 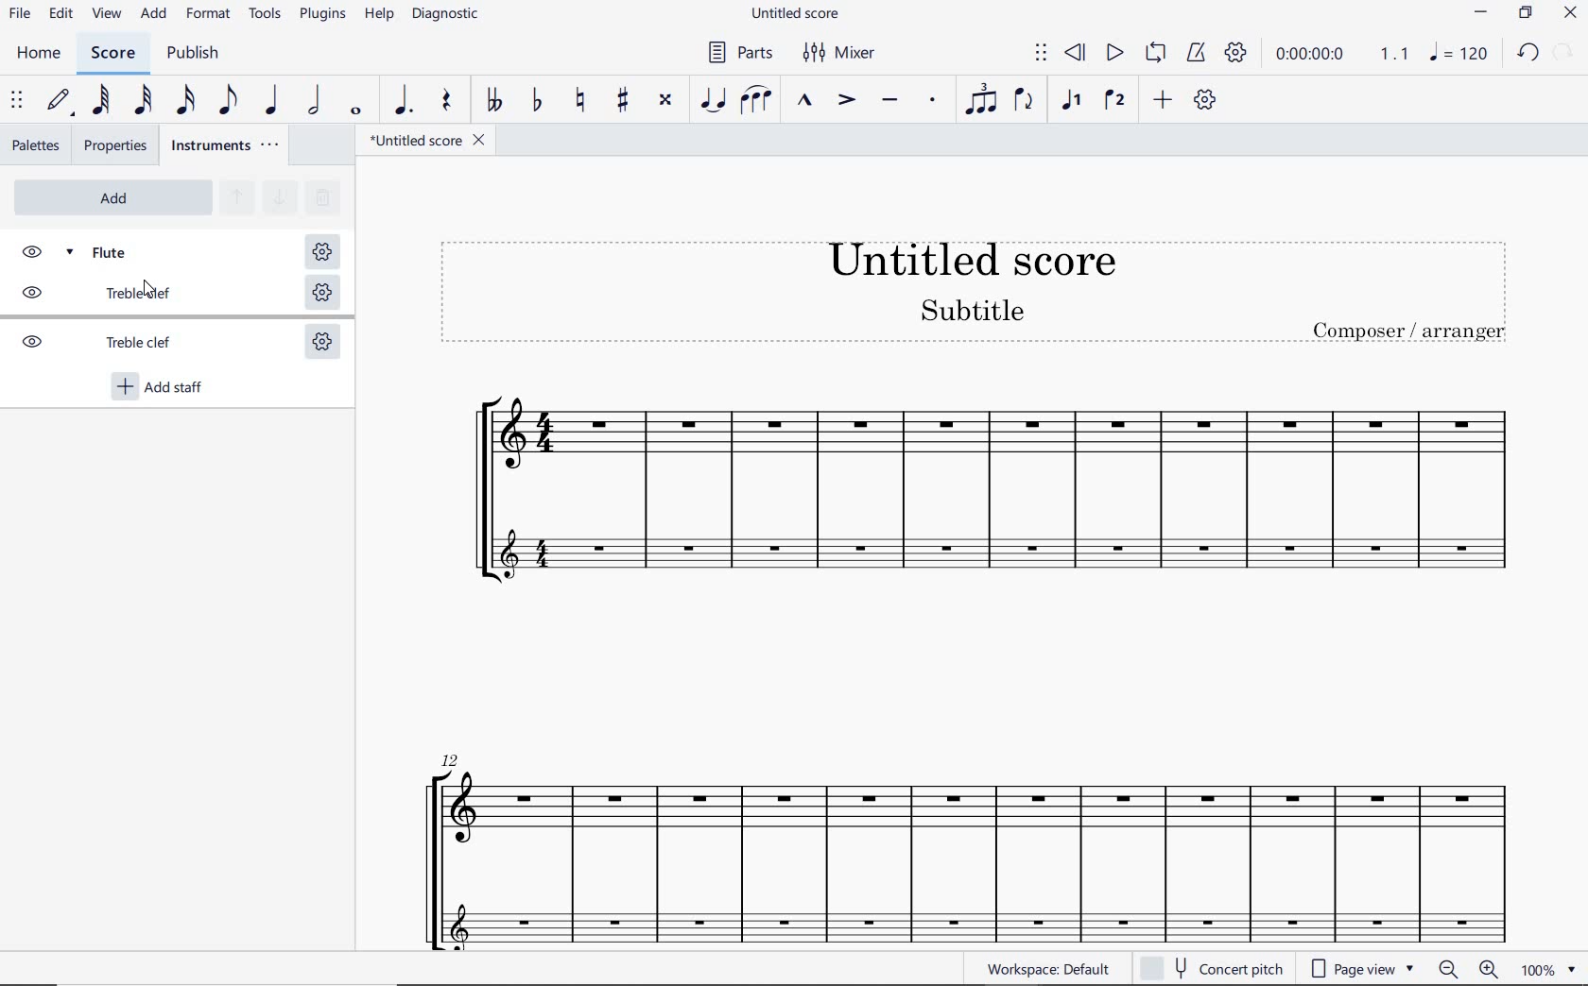 What do you see at coordinates (150, 287) in the screenshot?
I see `cursor` at bounding box center [150, 287].